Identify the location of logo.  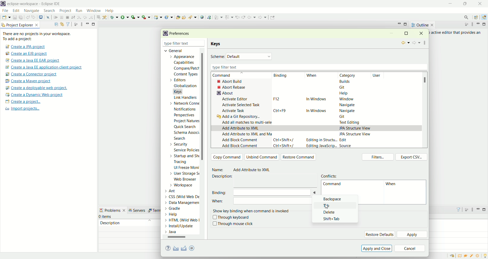
(164, 34).